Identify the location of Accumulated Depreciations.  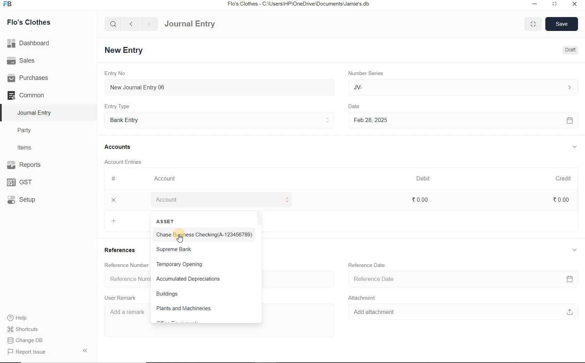
(190, 280).